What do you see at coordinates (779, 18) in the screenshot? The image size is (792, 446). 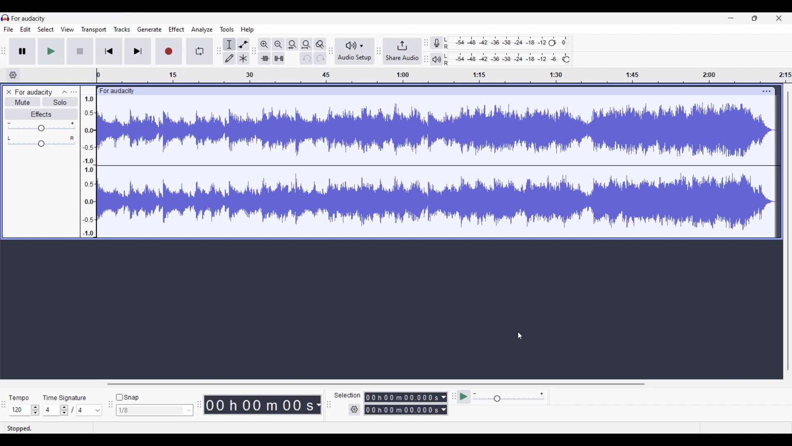 I see `Close interface` at bounding box center [779, 18].